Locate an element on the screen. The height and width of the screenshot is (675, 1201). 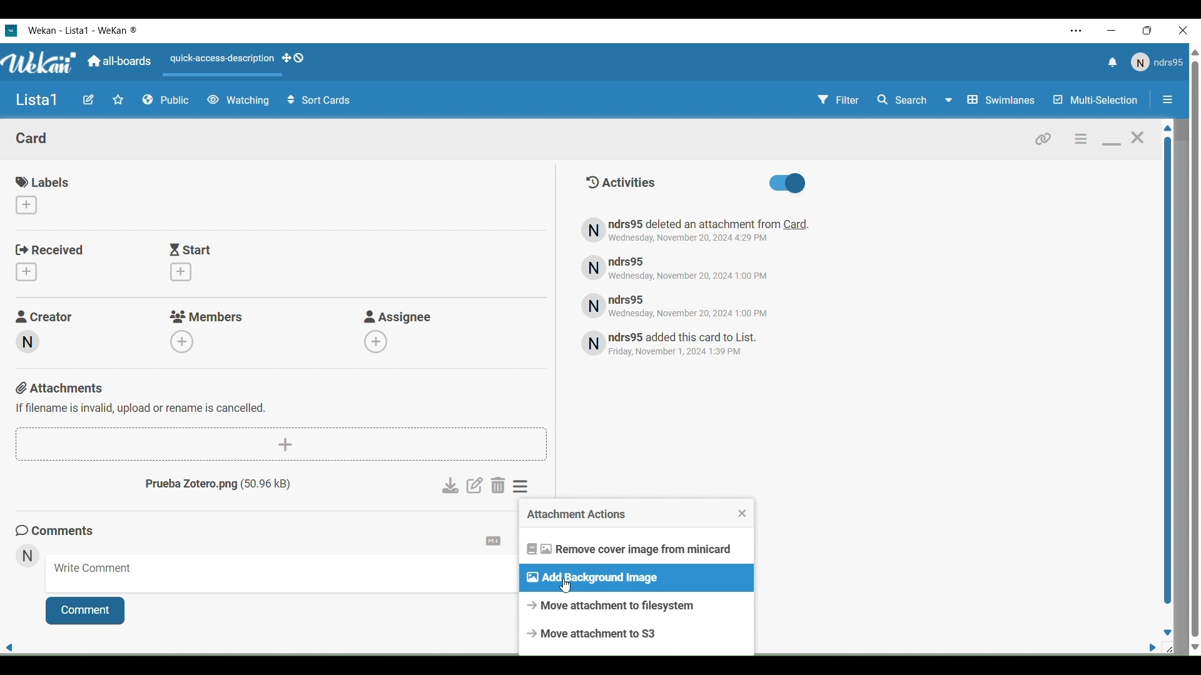
Sort Cells is located at coordinates (319, 101).